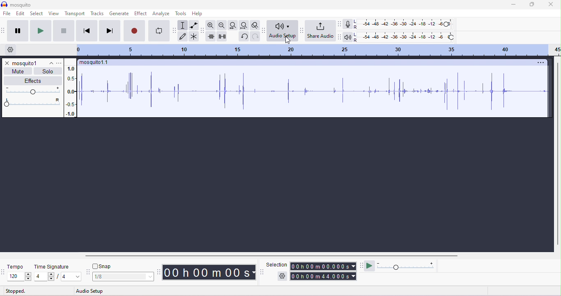 The width and height of the screenshot is (561, 296). Describe the element at coordinates (19, 71) in the screenshot. I see `mute` at that location.